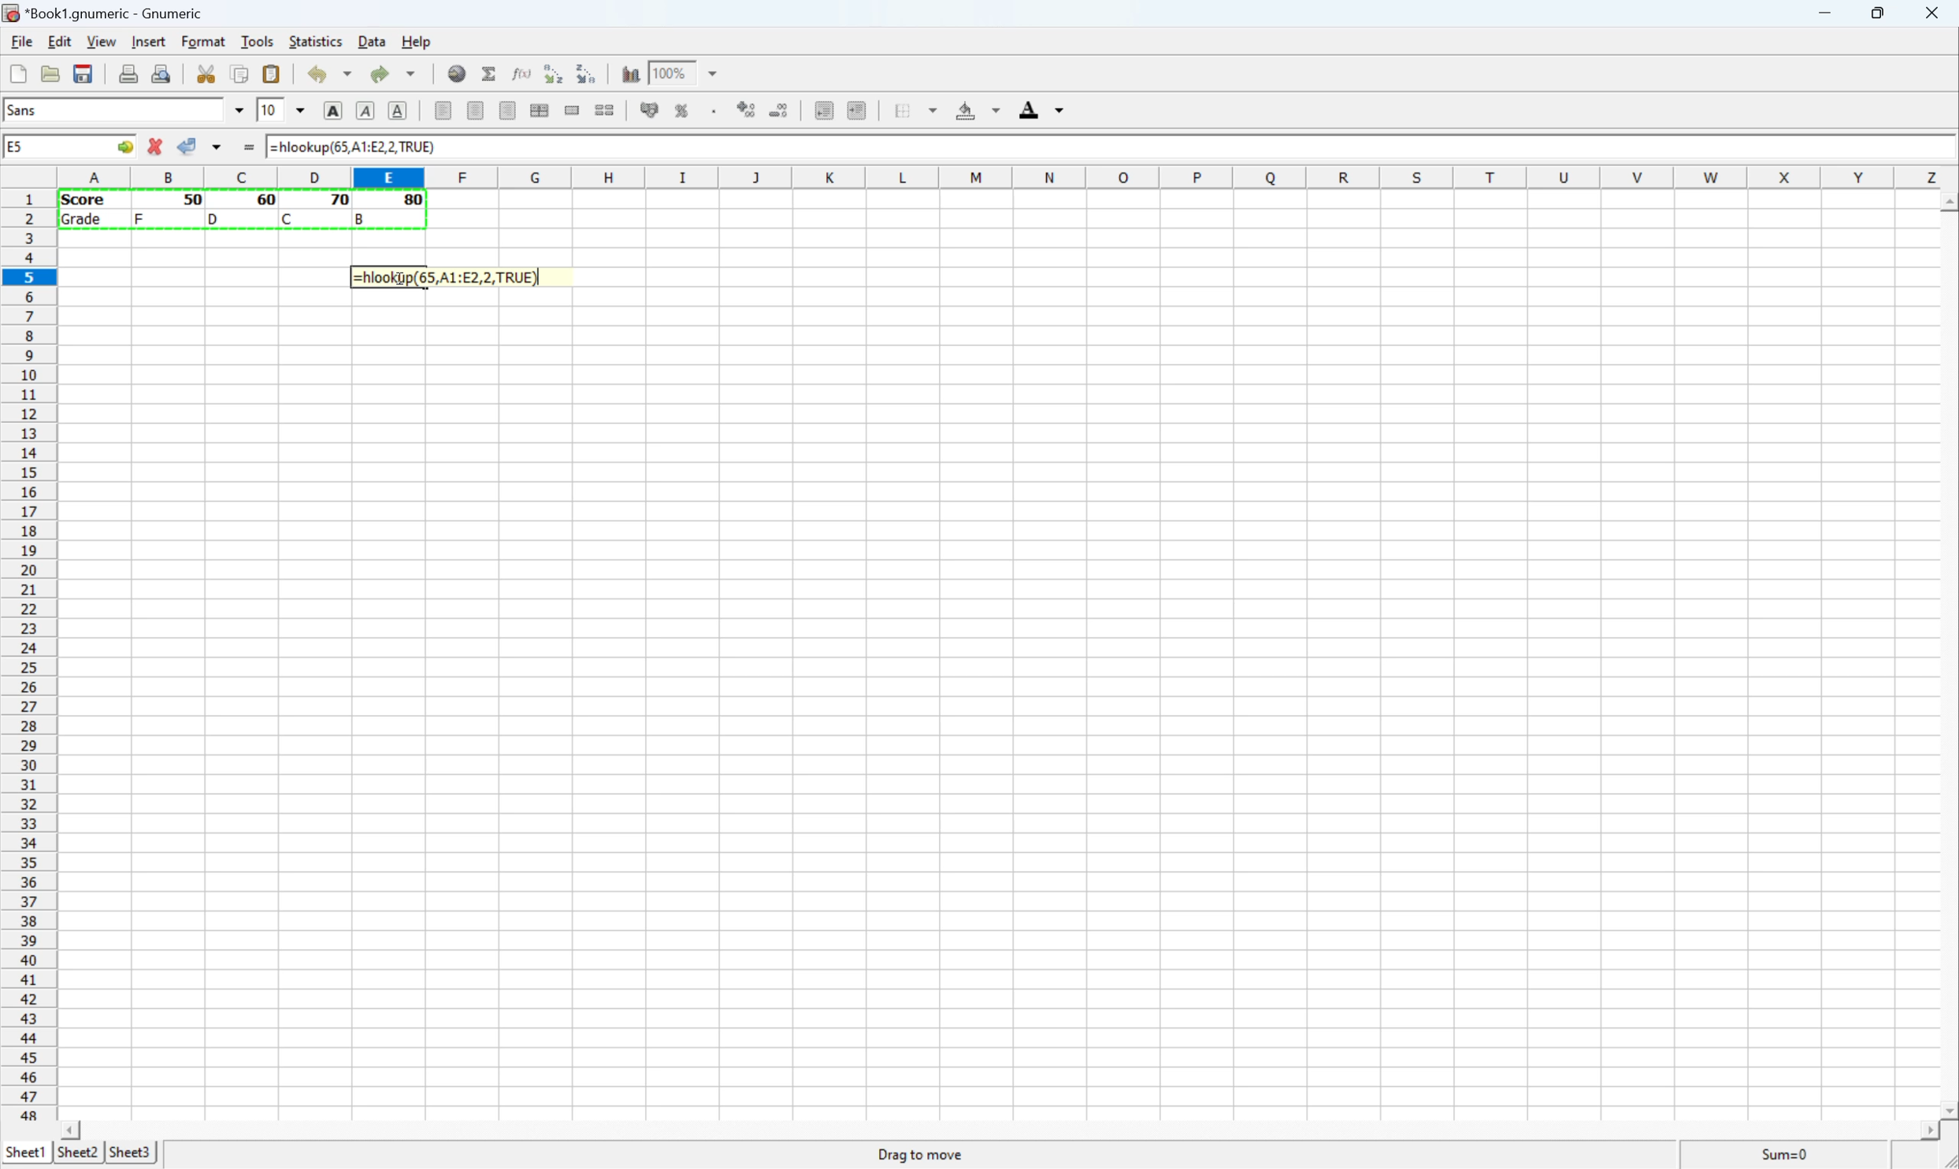 This screenshot has width=1959, height=1169. I want to click on Undo, so click(327, 73).